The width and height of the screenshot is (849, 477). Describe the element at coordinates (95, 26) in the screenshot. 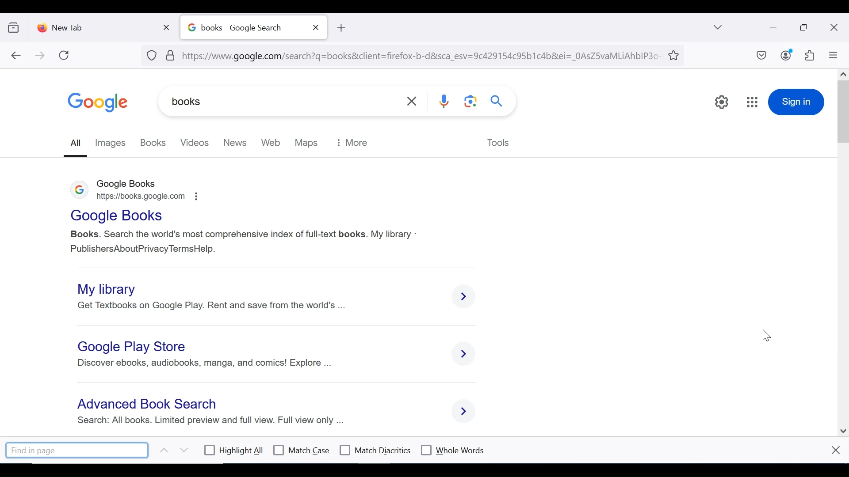

I see `new tab` at that location.